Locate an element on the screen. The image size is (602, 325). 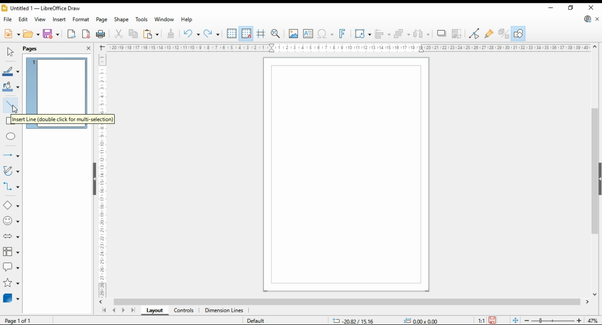
show gluepoint functions is located at coordinates (489, 33).